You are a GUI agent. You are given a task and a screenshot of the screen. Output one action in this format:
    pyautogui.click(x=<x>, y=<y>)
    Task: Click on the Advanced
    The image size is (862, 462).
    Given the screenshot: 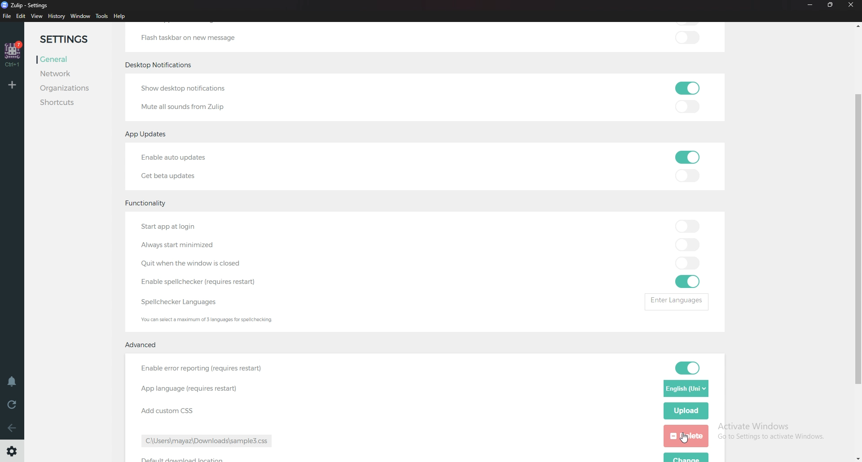 What is the action you would take?
    pyautogui.click(x=144, y=344)
    